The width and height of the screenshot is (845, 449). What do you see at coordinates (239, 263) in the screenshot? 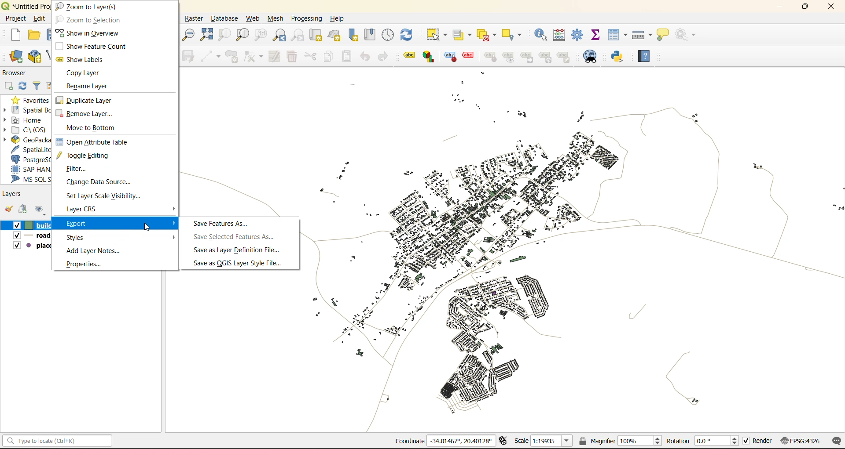
I see `save as QGIS layer style file` at bounding box center [239, 263].